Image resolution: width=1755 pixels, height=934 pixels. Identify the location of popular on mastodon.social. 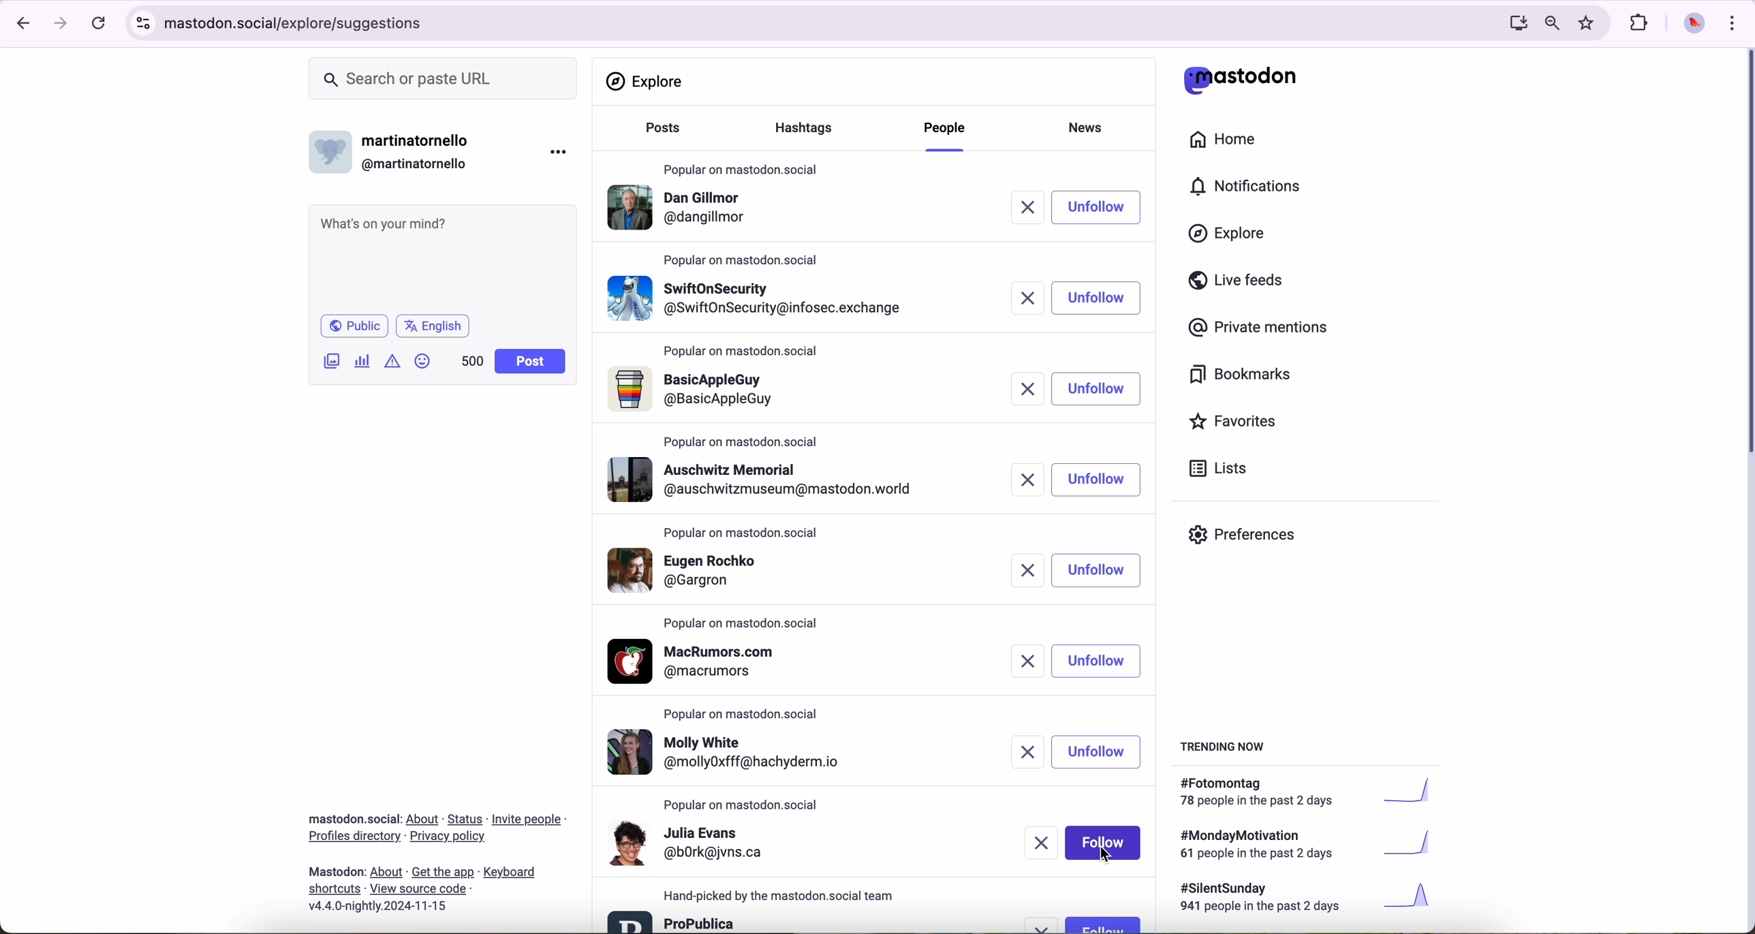
(743, 352).